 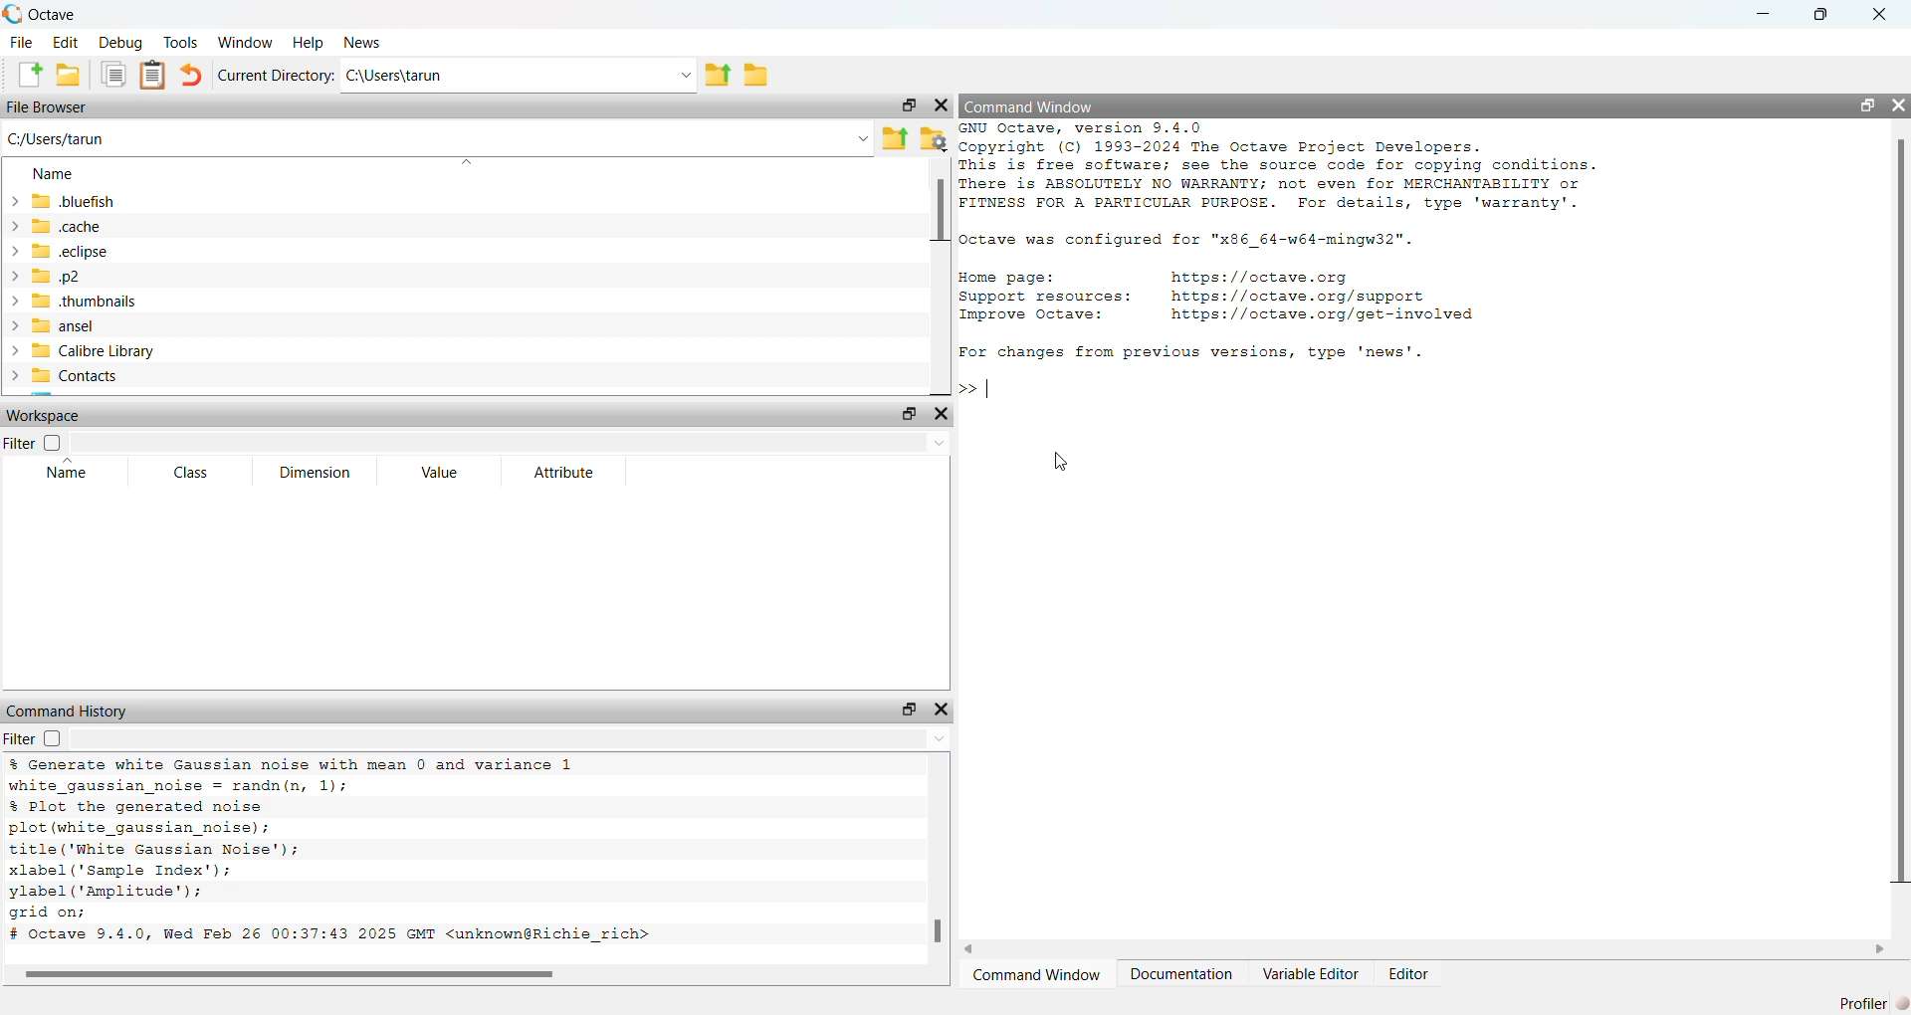 What do you see at coordinates (121, 43) in the screenshot?
I see `debug` at bounding box center [121, 43].